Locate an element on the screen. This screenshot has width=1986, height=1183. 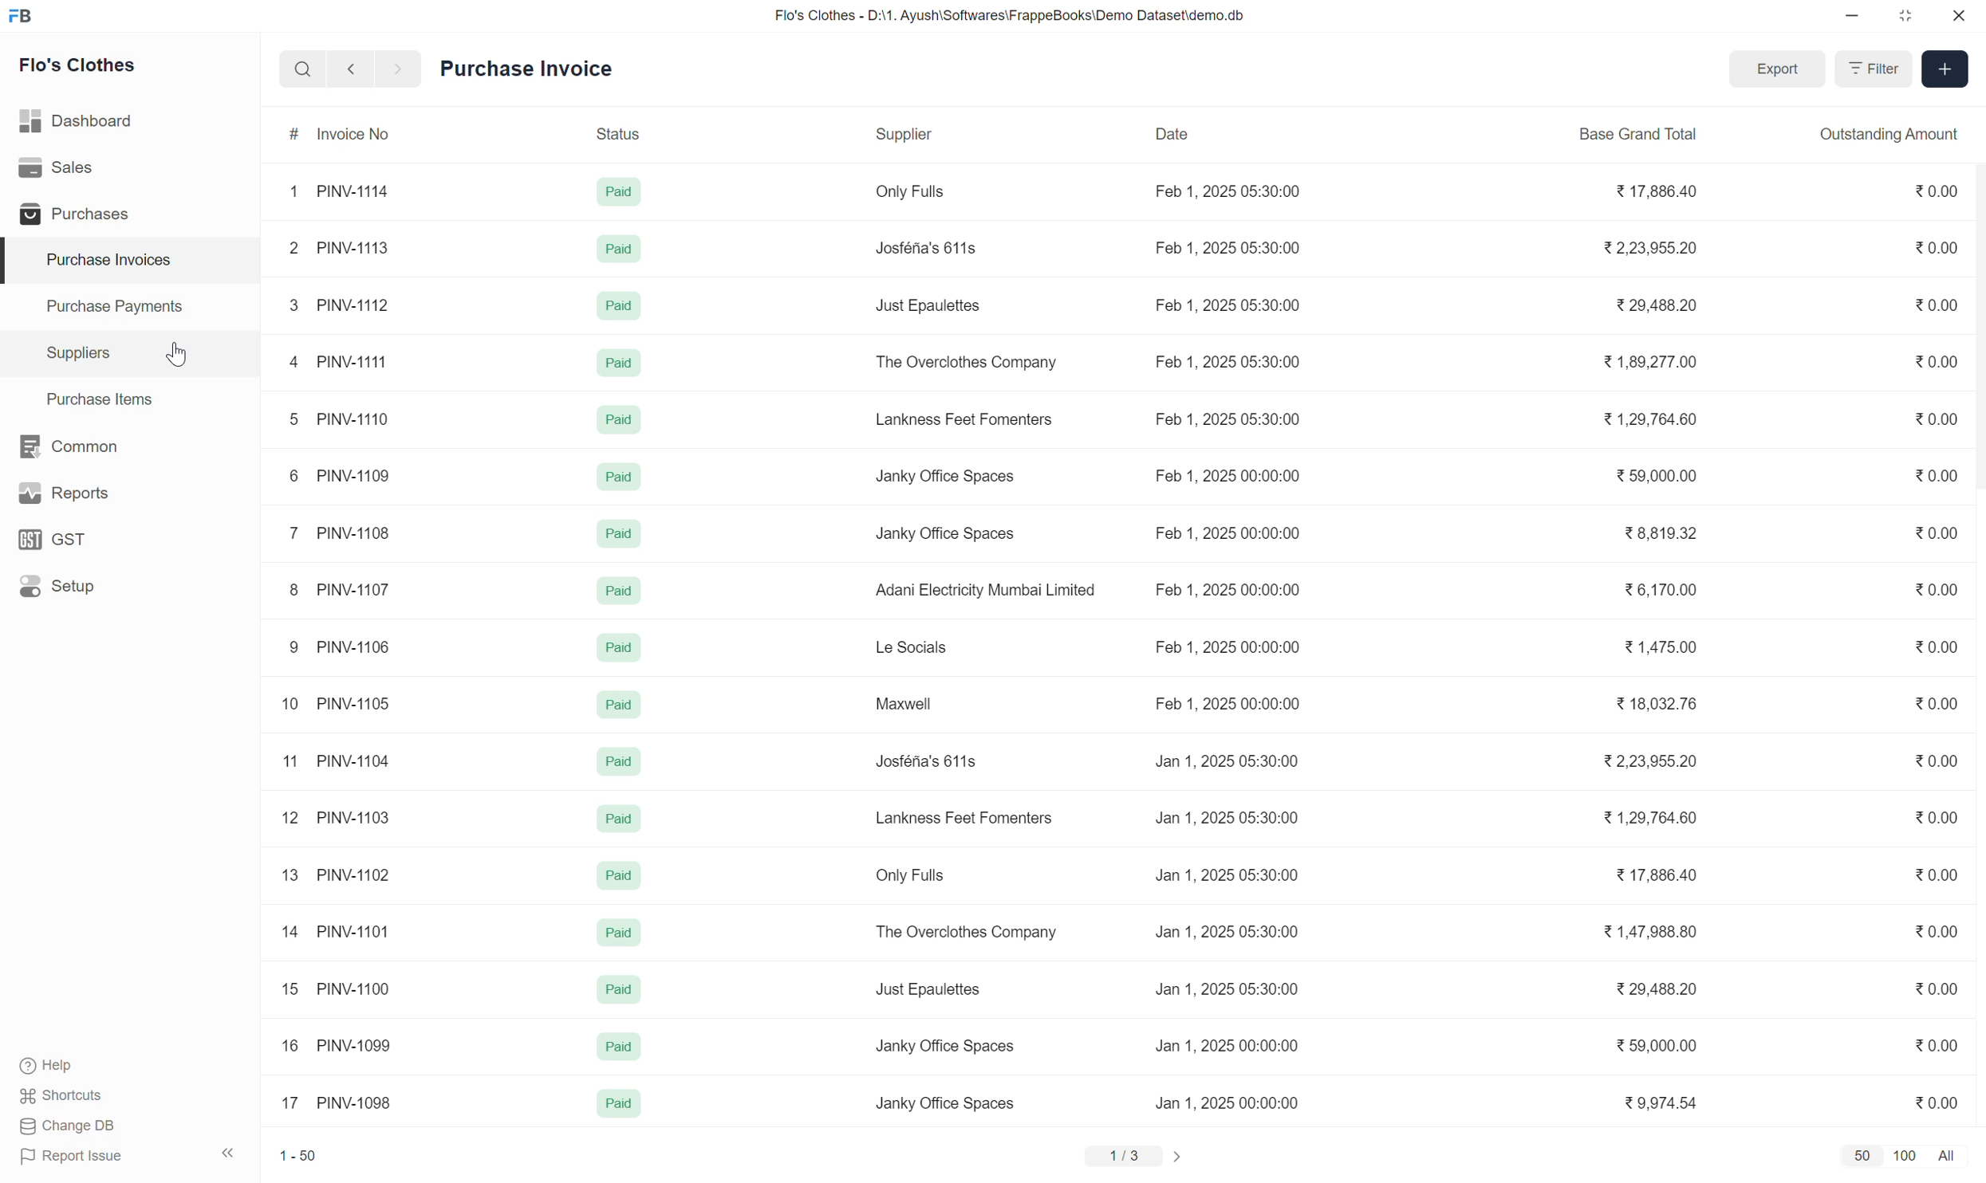
1,29,764.60 is located at coordinates (1649, 816).